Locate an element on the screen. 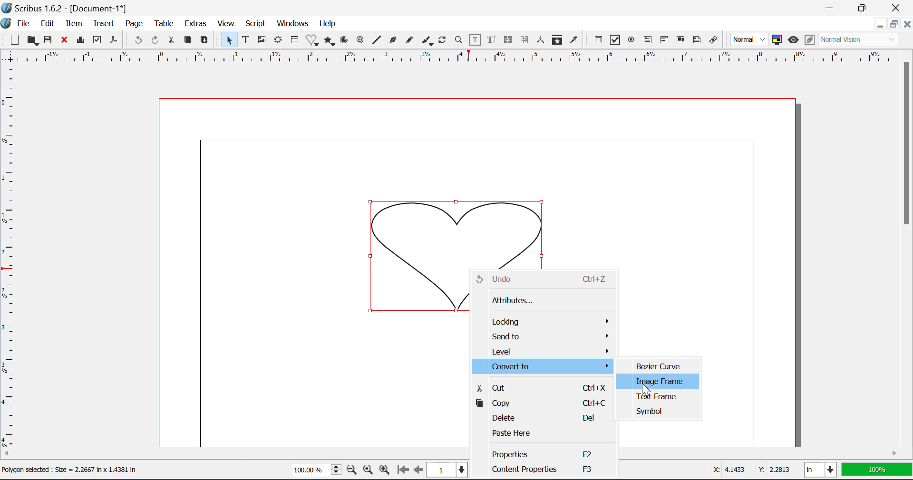 The height and width of the screenshot is (480, 913). Cut is located at coordinates (173, 39).